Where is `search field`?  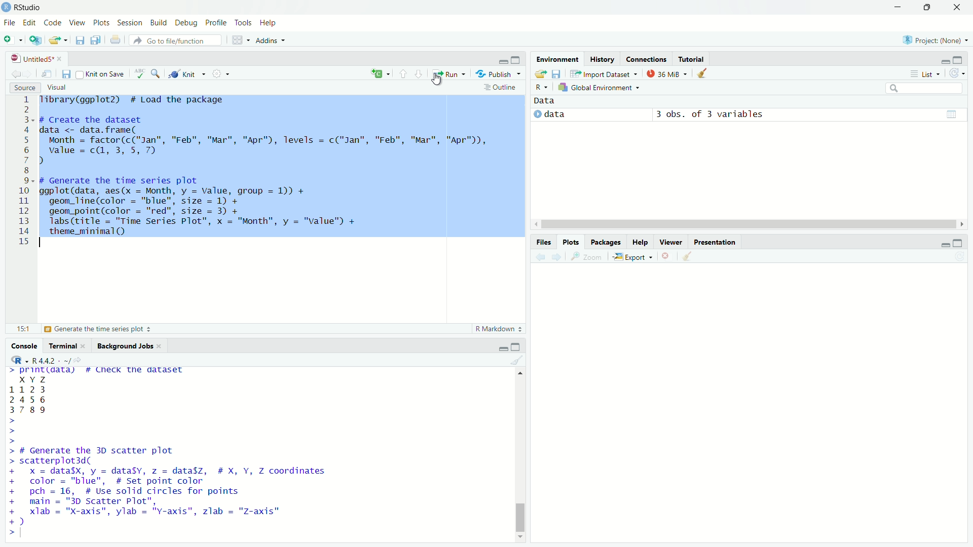 search field is located at coordinates (923, 88).